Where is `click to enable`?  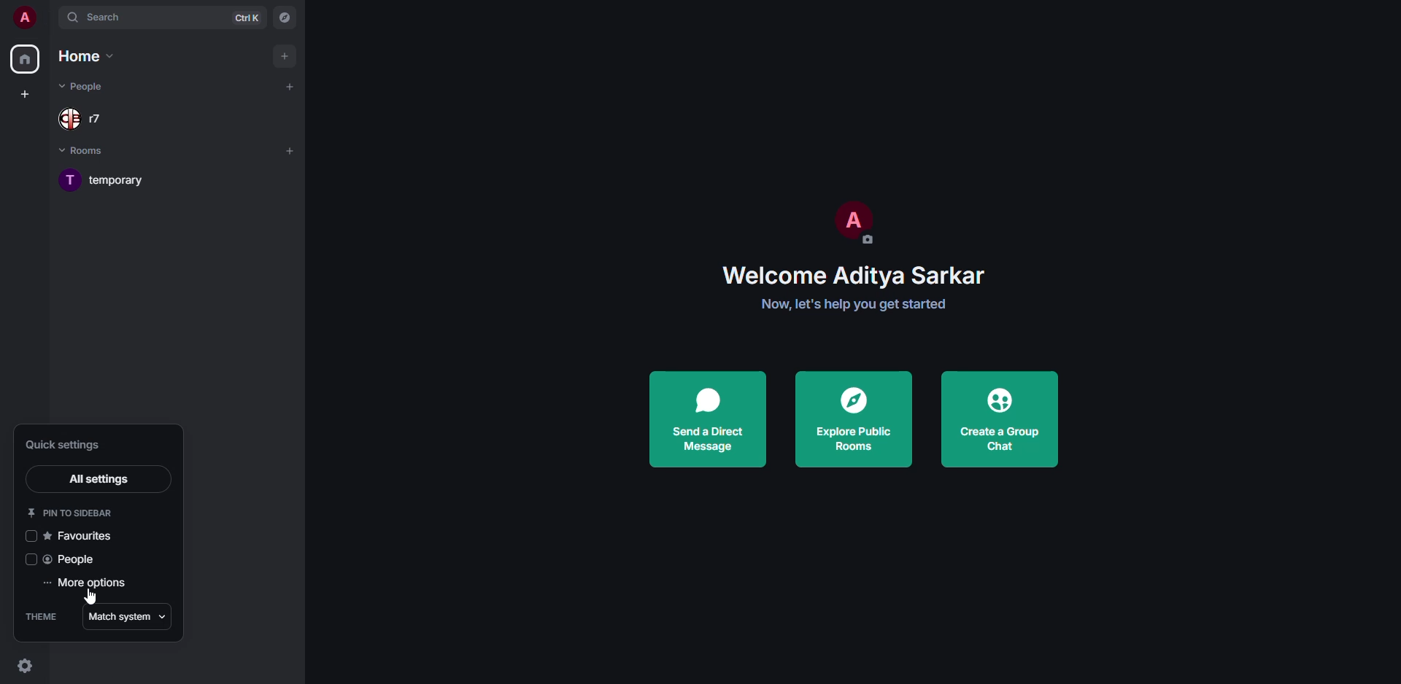
click to enable is located at coordinates (28, 560).